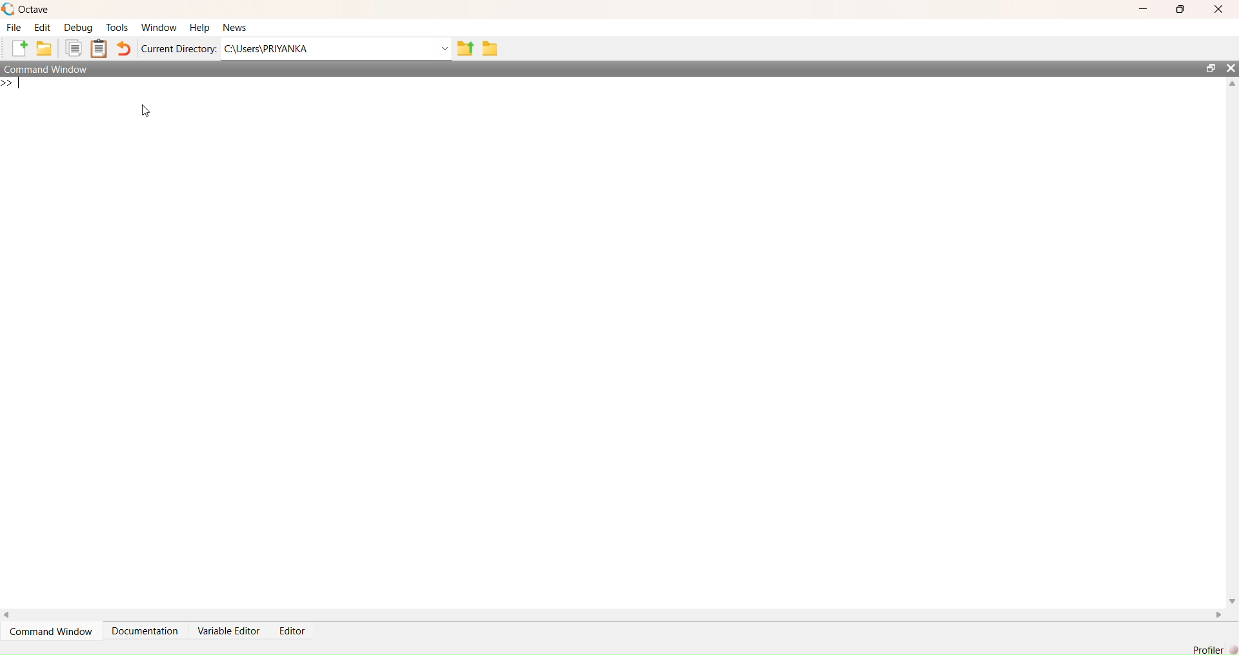 Image resolution: width=1239 pixels, height=655 pixels. What do you see at coordinates (1182, 11) in the screenshot?
I see `maximise` at bounding box center [1182, 11].